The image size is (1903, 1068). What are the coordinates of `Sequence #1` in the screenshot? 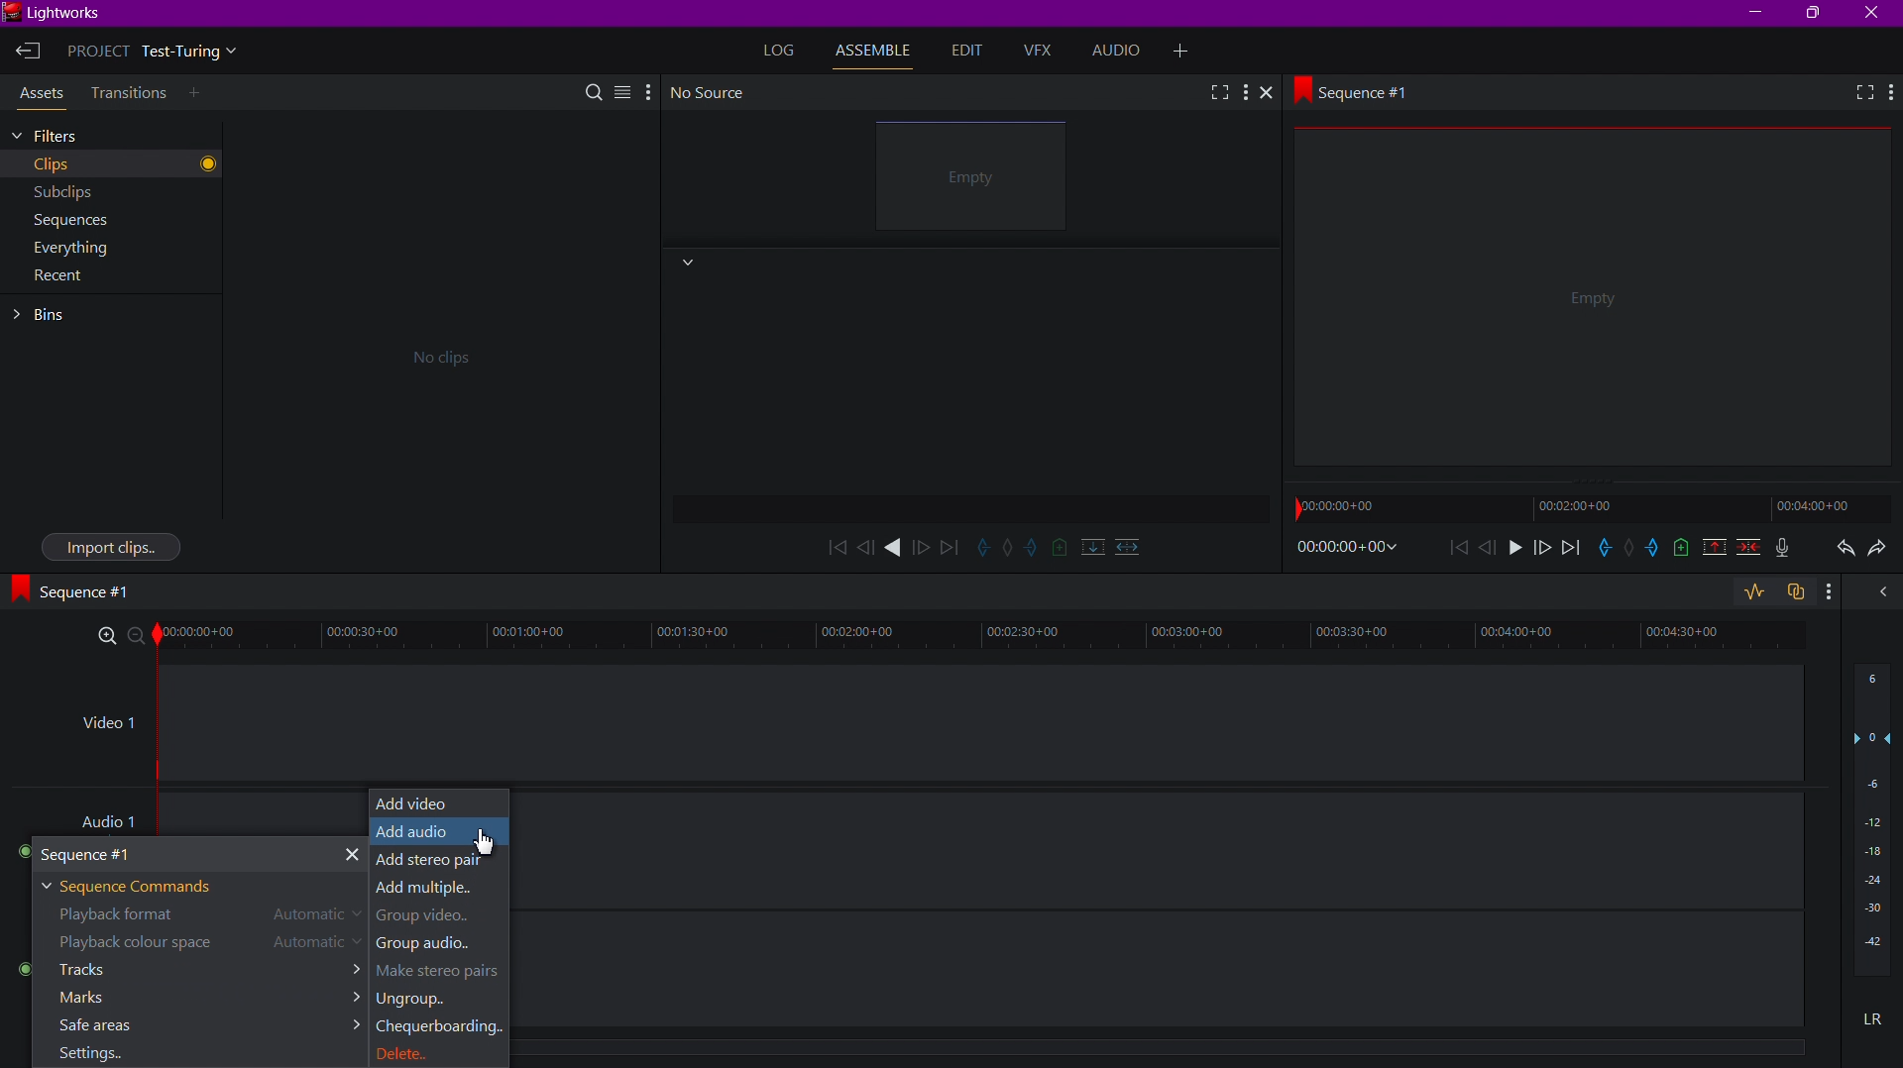 It's located at (80, 590).